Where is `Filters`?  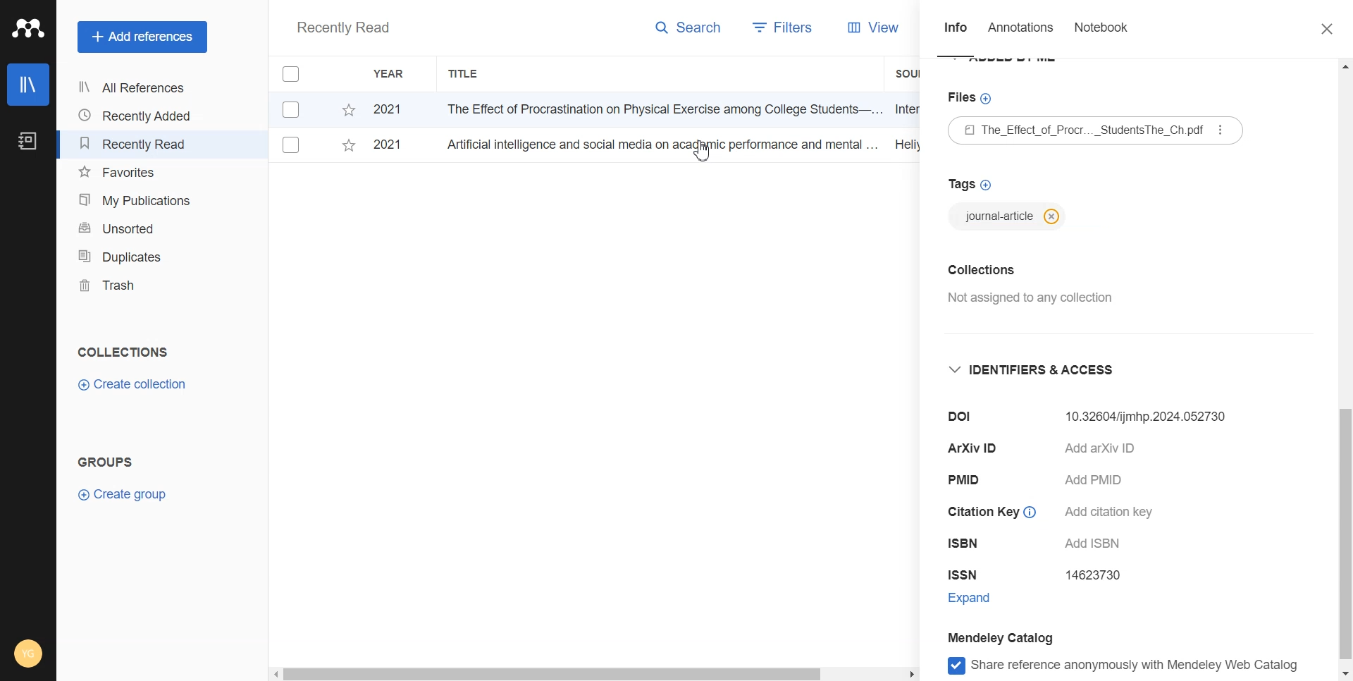 Filters is located at coordinates (777, 29).